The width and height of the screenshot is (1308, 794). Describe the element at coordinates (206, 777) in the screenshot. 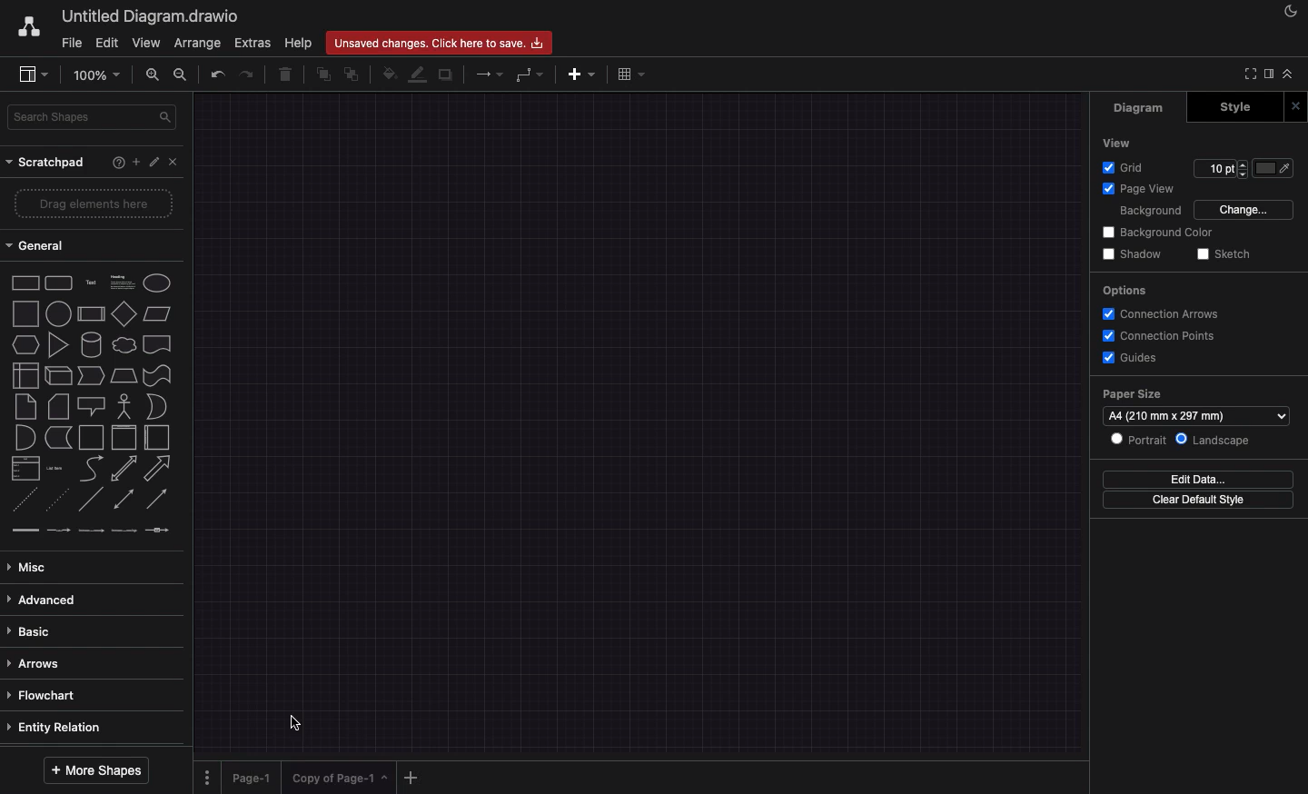

I see `options` at that location.